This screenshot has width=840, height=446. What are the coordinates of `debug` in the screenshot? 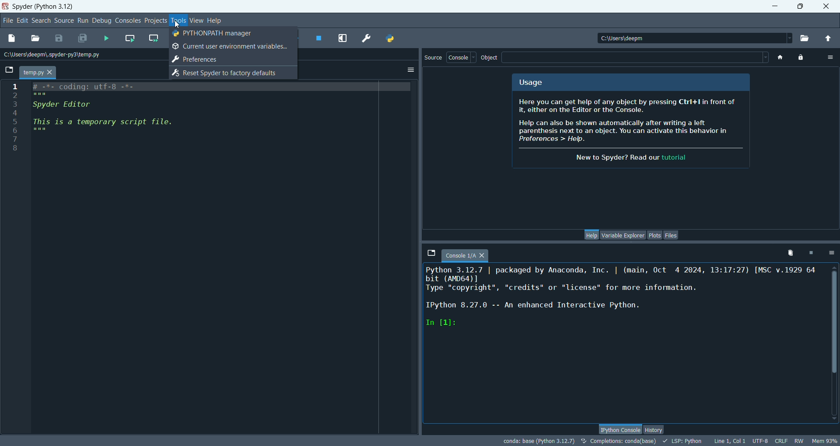 It's located at (101, 22).